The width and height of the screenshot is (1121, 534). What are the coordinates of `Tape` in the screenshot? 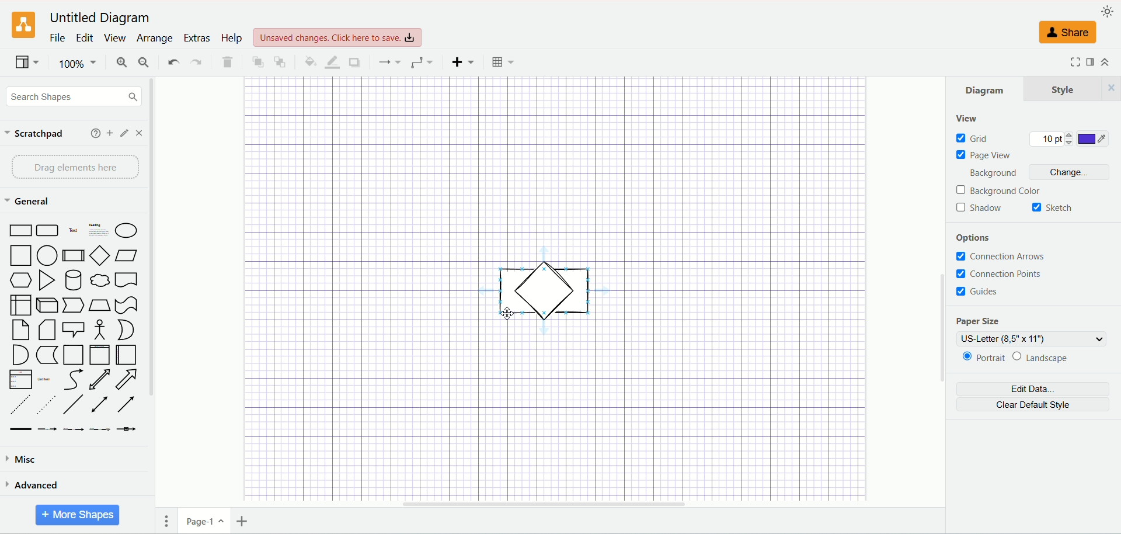 It's located at (127, 305).